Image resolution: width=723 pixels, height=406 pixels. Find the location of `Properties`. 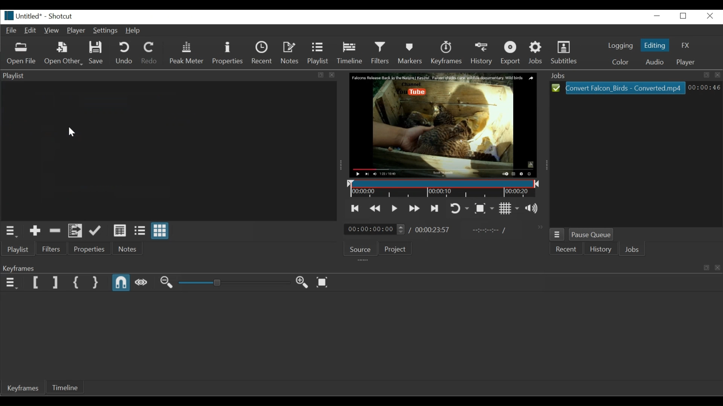

Properties is located at coordinates (228, 53).